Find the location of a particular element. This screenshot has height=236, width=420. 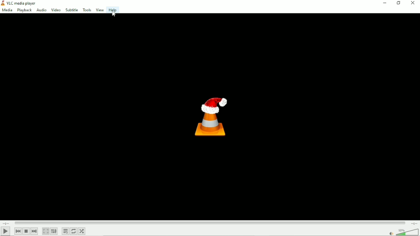

View is located at coordinates (99, 10).